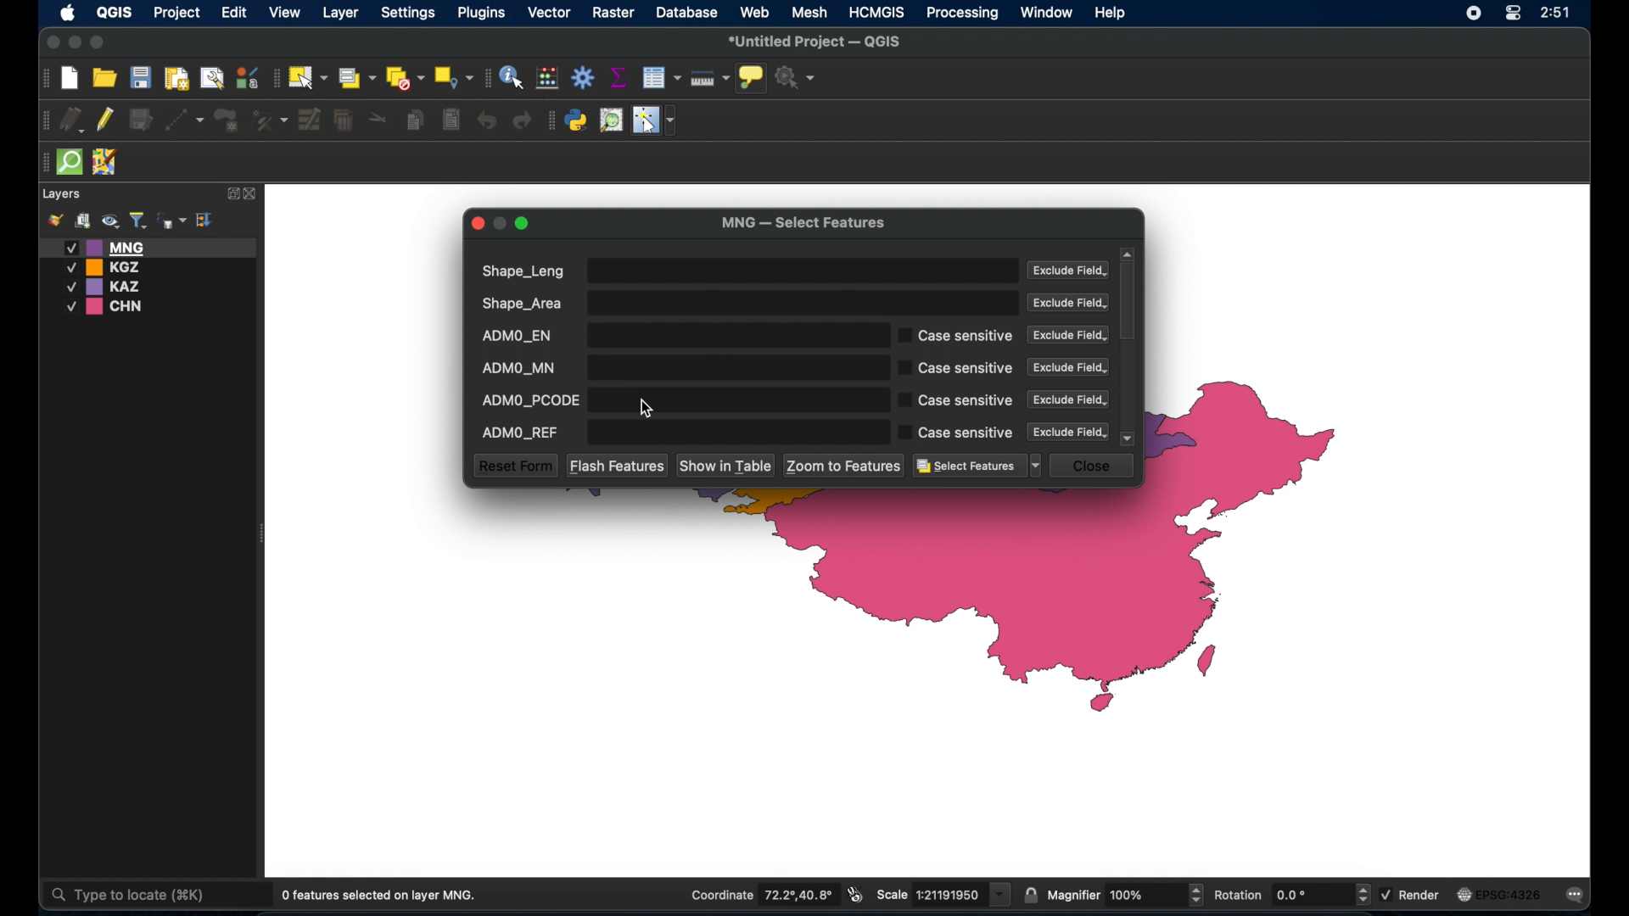 Image resolution: width=1629 pixels, height=916 pixels. Describe the element at coordinates (310, 120) in the screenshot. I see `modify attributes` at that location.